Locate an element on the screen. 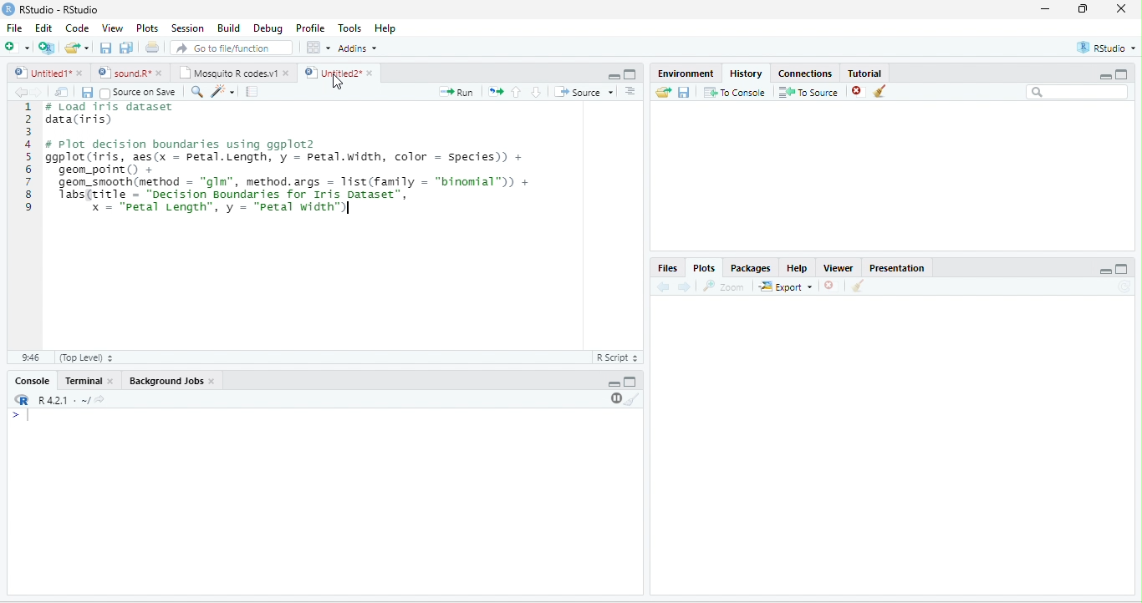  Export is located at coordinates (786, 287).